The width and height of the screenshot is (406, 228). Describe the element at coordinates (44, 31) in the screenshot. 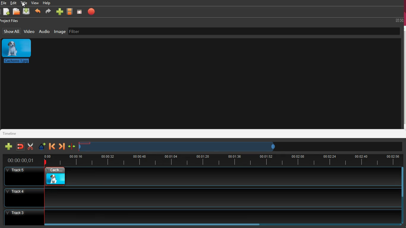

I see `audio` at that location.